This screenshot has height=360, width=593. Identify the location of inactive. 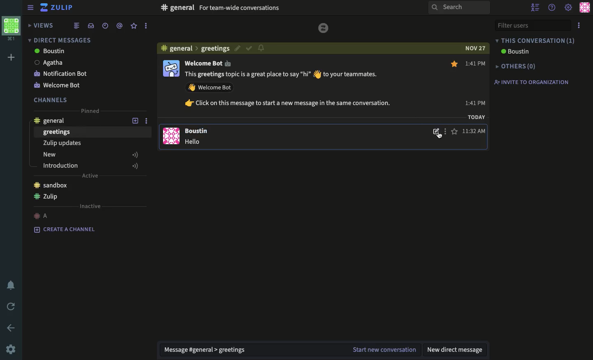
(90, 206).